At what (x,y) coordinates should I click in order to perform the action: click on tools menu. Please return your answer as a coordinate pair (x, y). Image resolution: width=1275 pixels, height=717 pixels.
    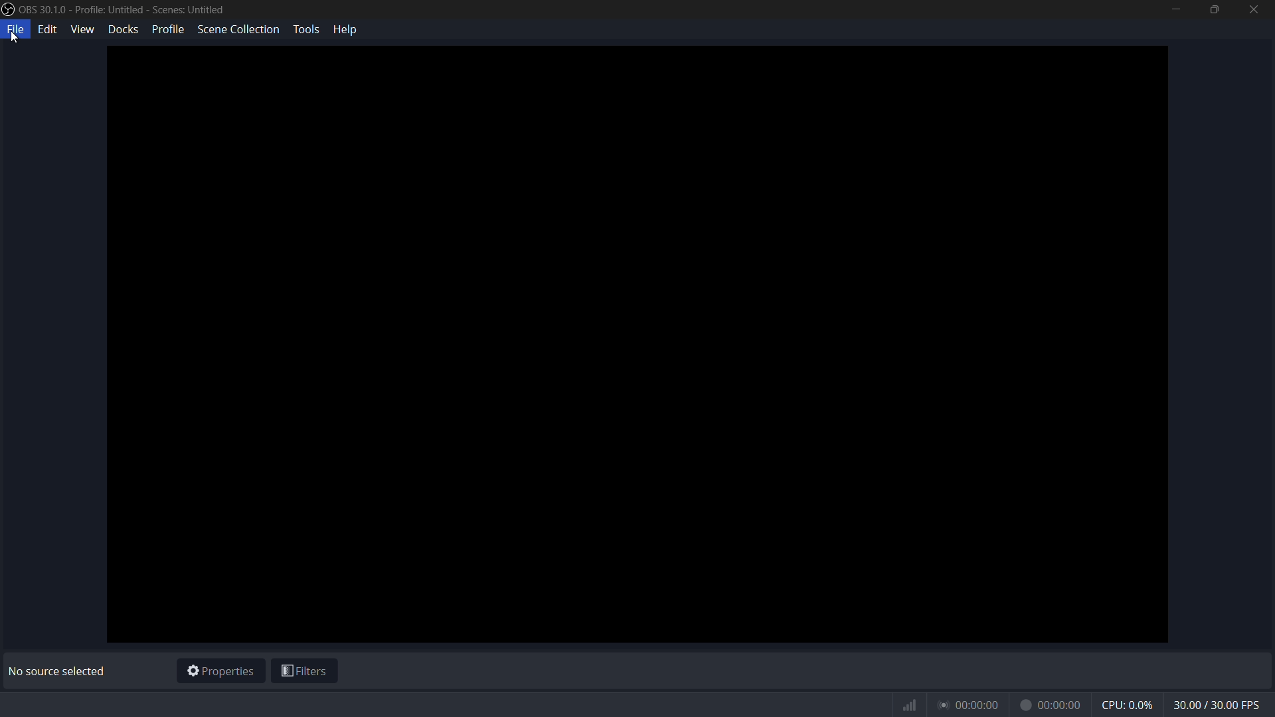
    Looking at the image, I should click on (305, 29).